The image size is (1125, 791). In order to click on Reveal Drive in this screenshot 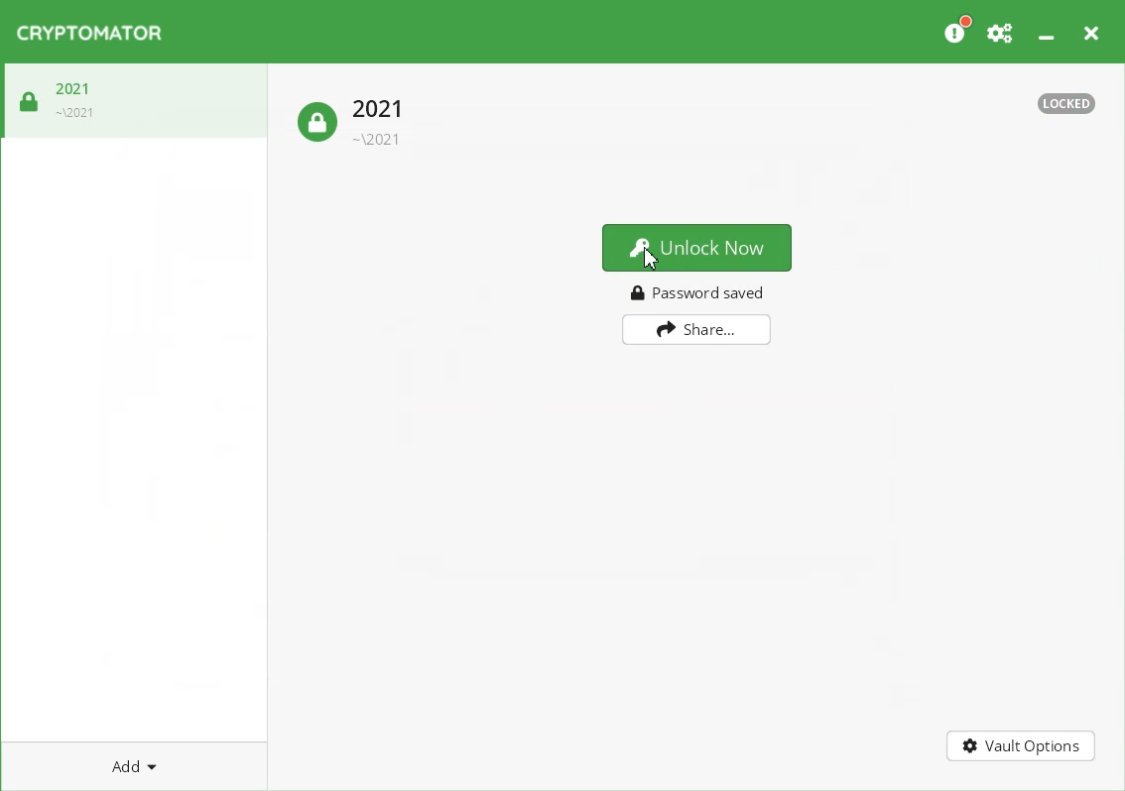, I will do `click(696, 330)`.